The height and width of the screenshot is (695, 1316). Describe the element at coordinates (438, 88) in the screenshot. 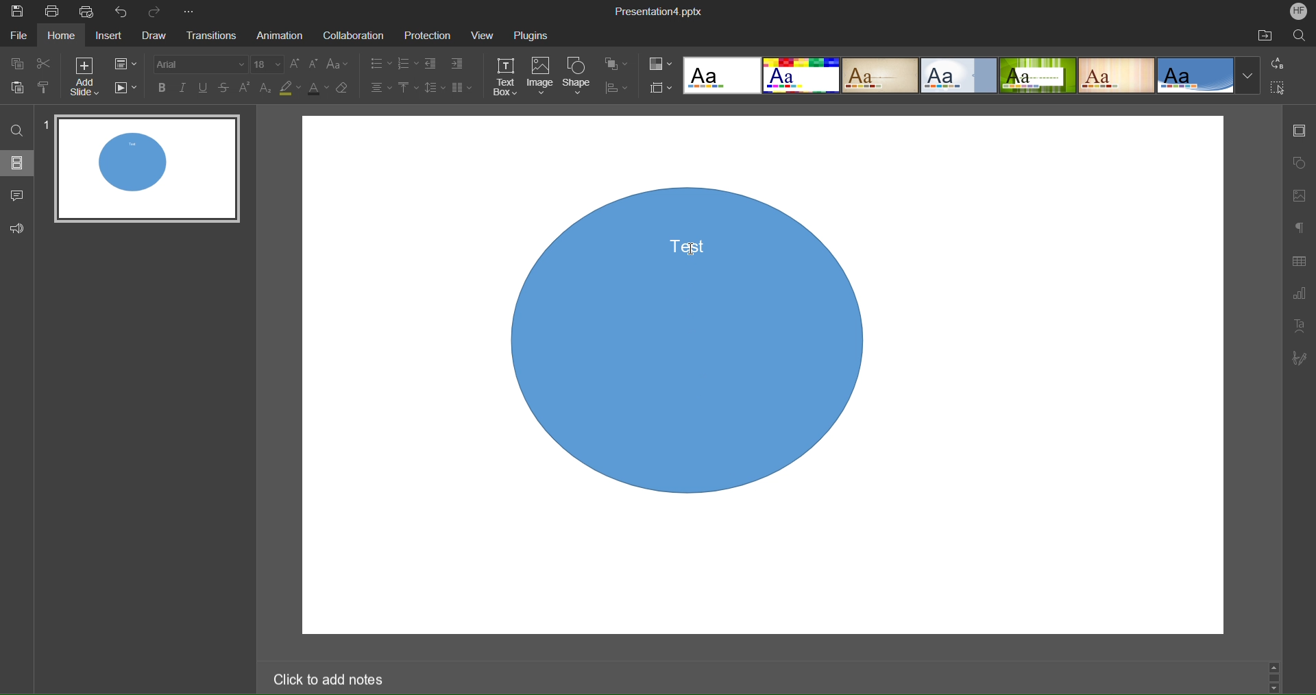

I see `Line Spacing` at that location.